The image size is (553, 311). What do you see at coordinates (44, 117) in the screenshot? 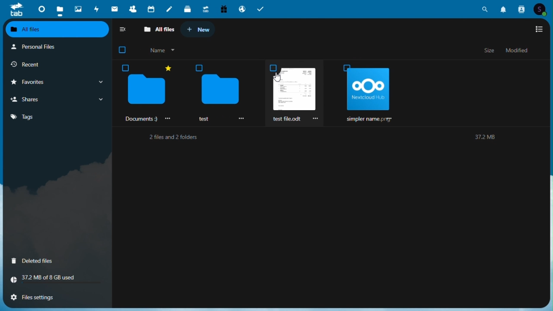
I see `Tag` at bounding box center [44, 117].